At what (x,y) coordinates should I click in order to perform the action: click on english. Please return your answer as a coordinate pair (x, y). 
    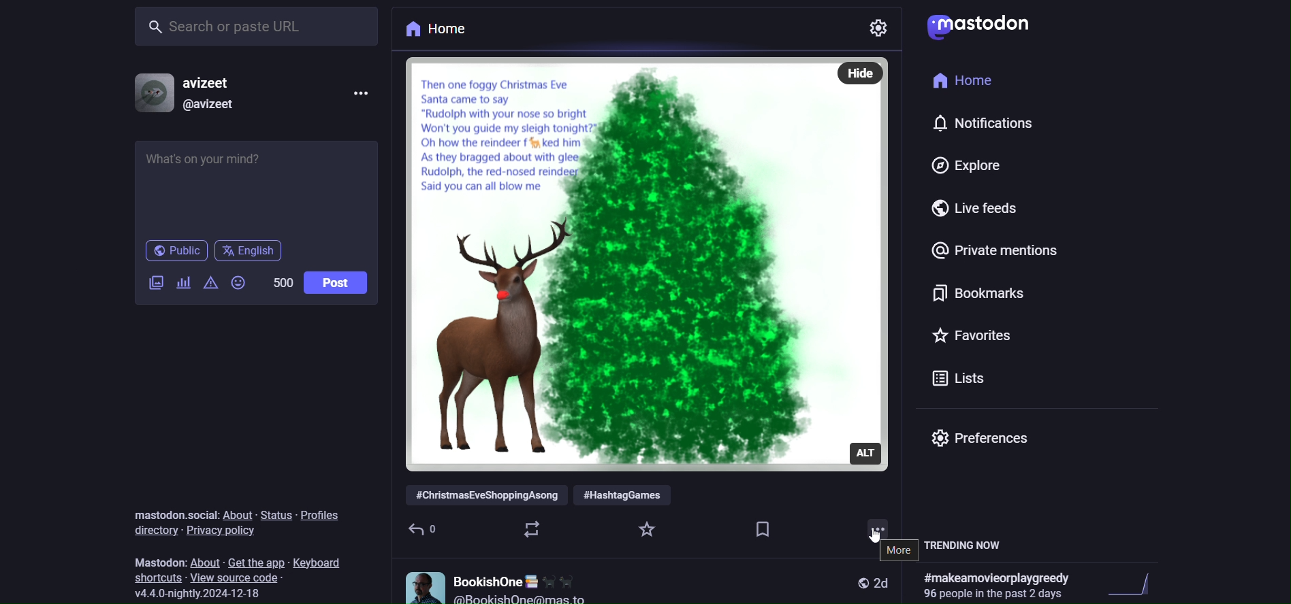
    Looking at the image, I should click on (249, 251).